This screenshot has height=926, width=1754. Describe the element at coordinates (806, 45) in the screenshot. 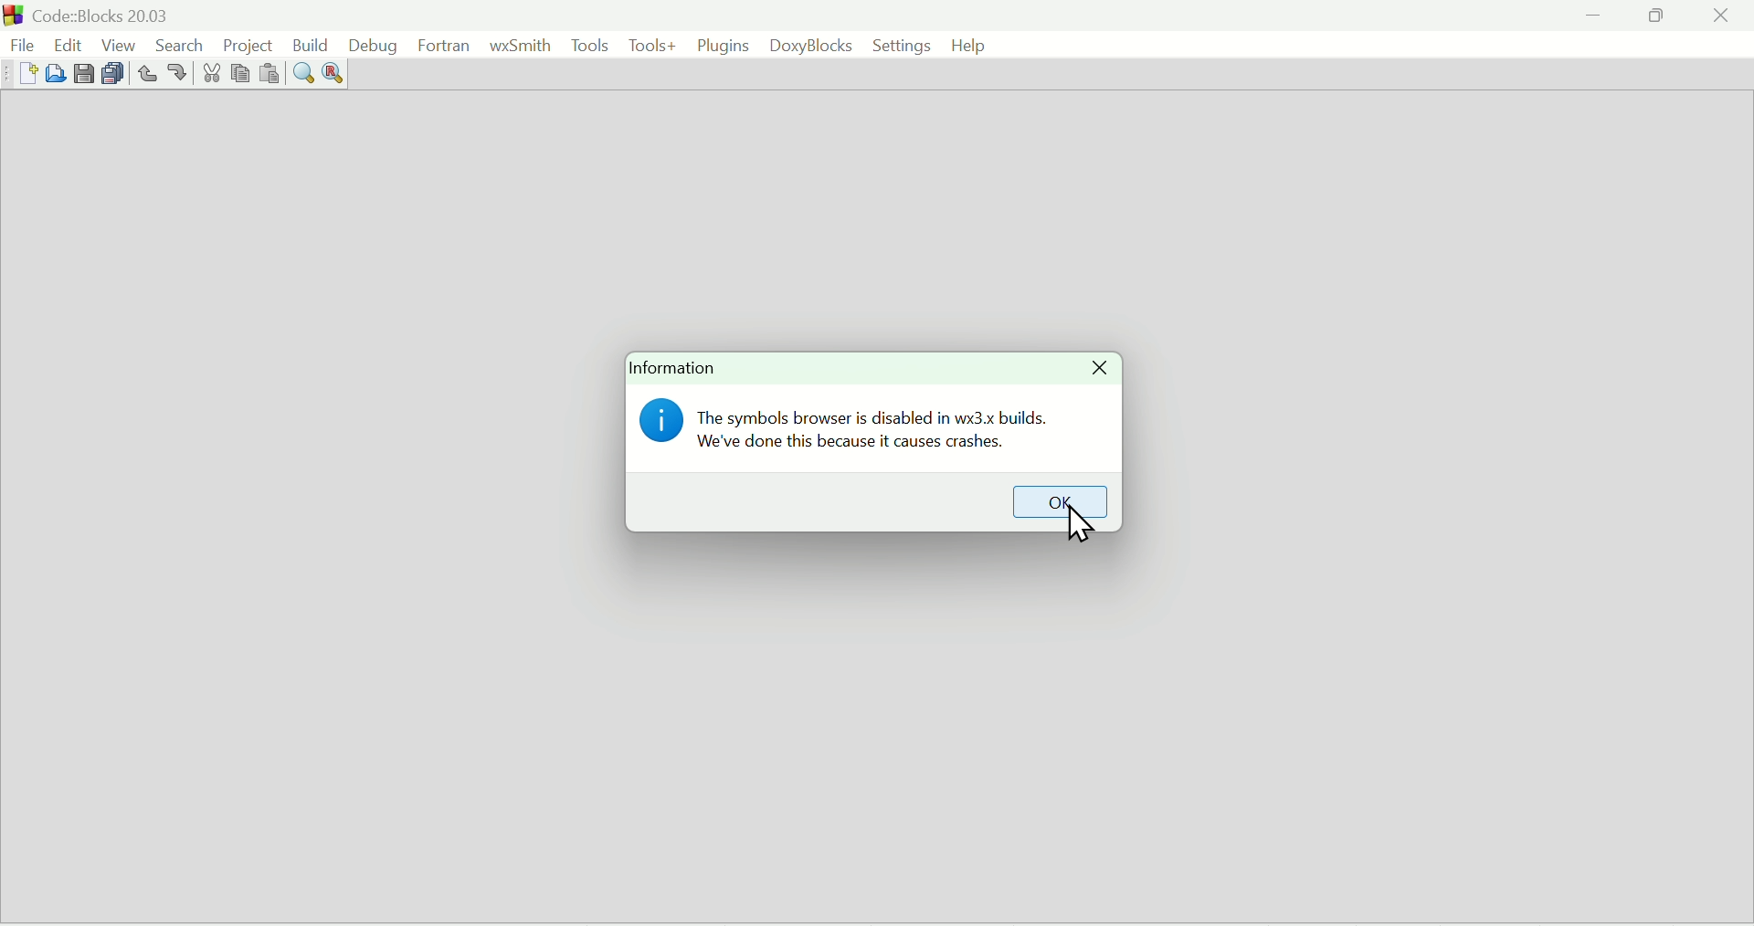

I see `DoxyBlocks` at that location.